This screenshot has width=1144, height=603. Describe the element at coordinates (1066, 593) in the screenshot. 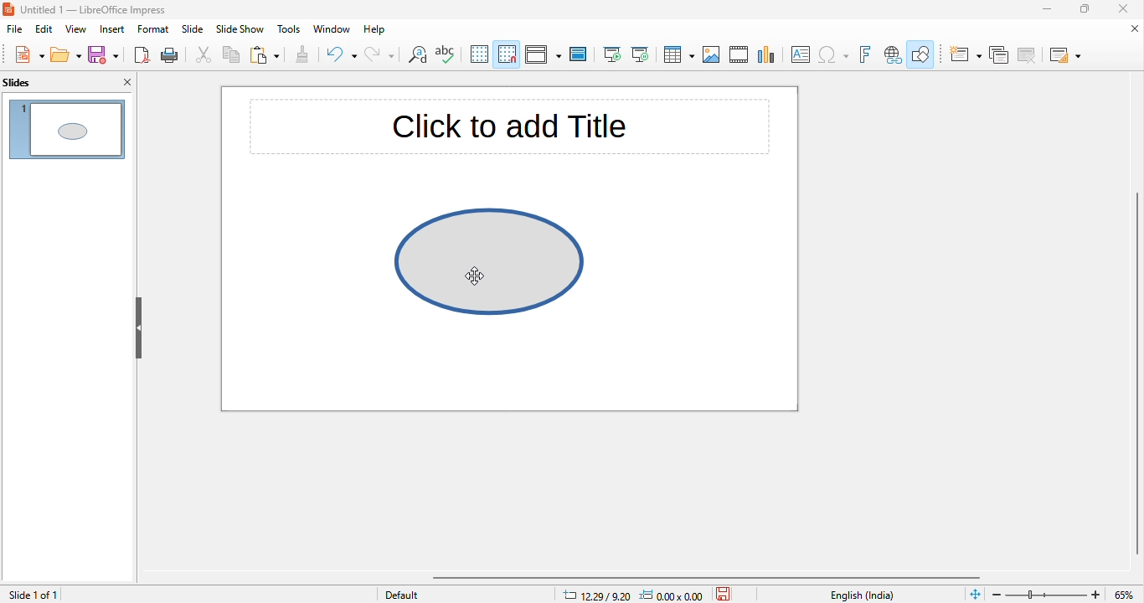

I see `zoom` at that location.